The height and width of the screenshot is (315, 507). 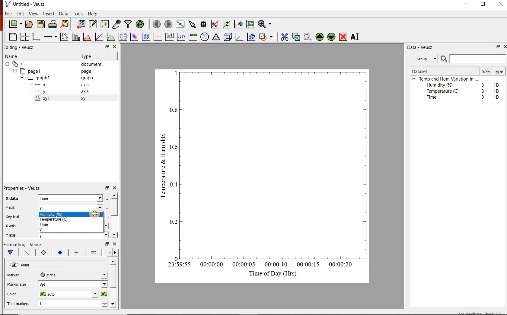 I want to click on open a document, so click(x=30, y=24).